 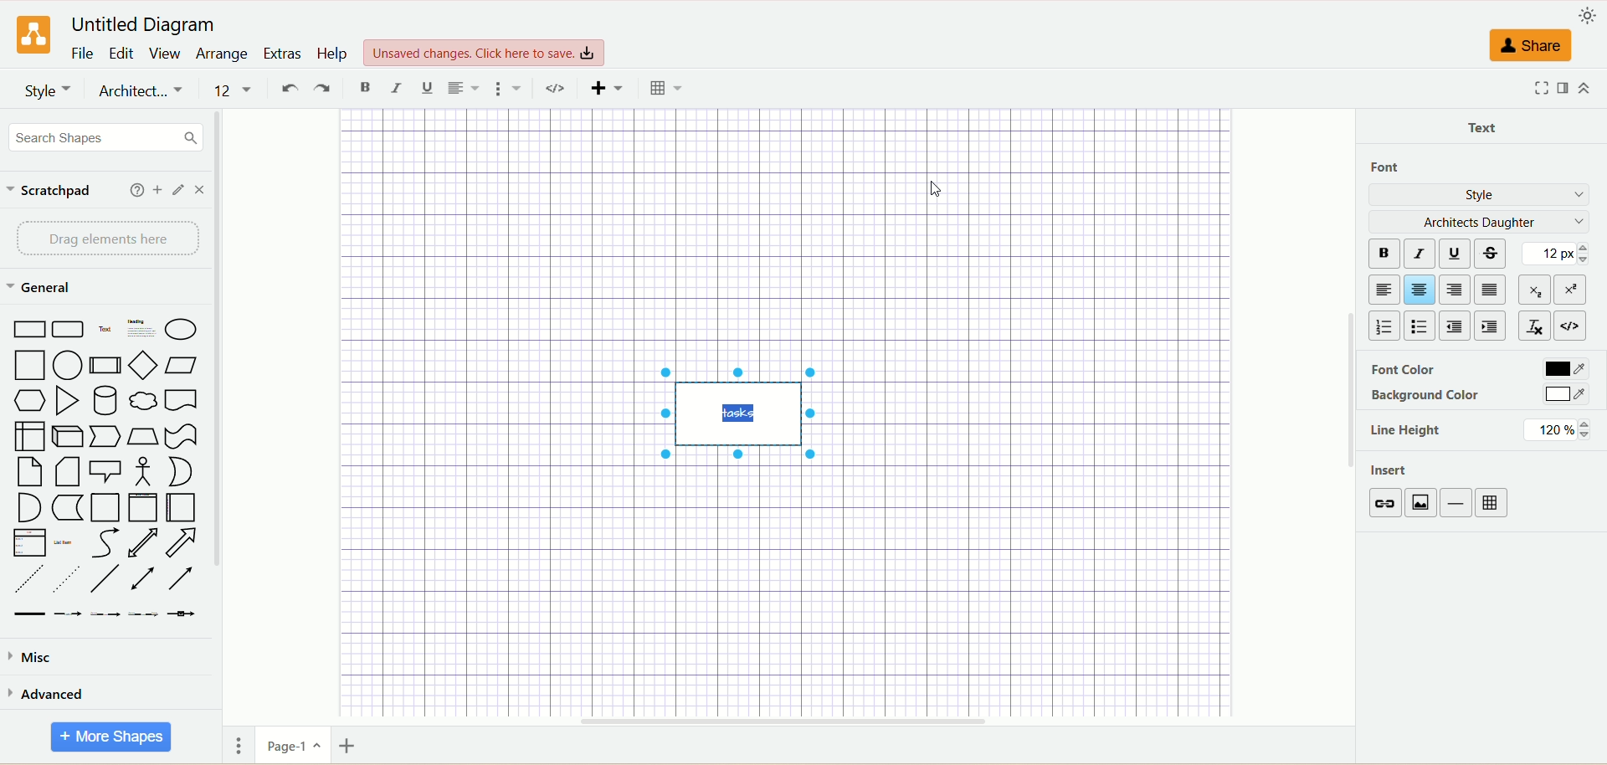 What do you see at coordinates (352, 748) in the screenshot?
I see `insert page` at bounding box center [352, 748].